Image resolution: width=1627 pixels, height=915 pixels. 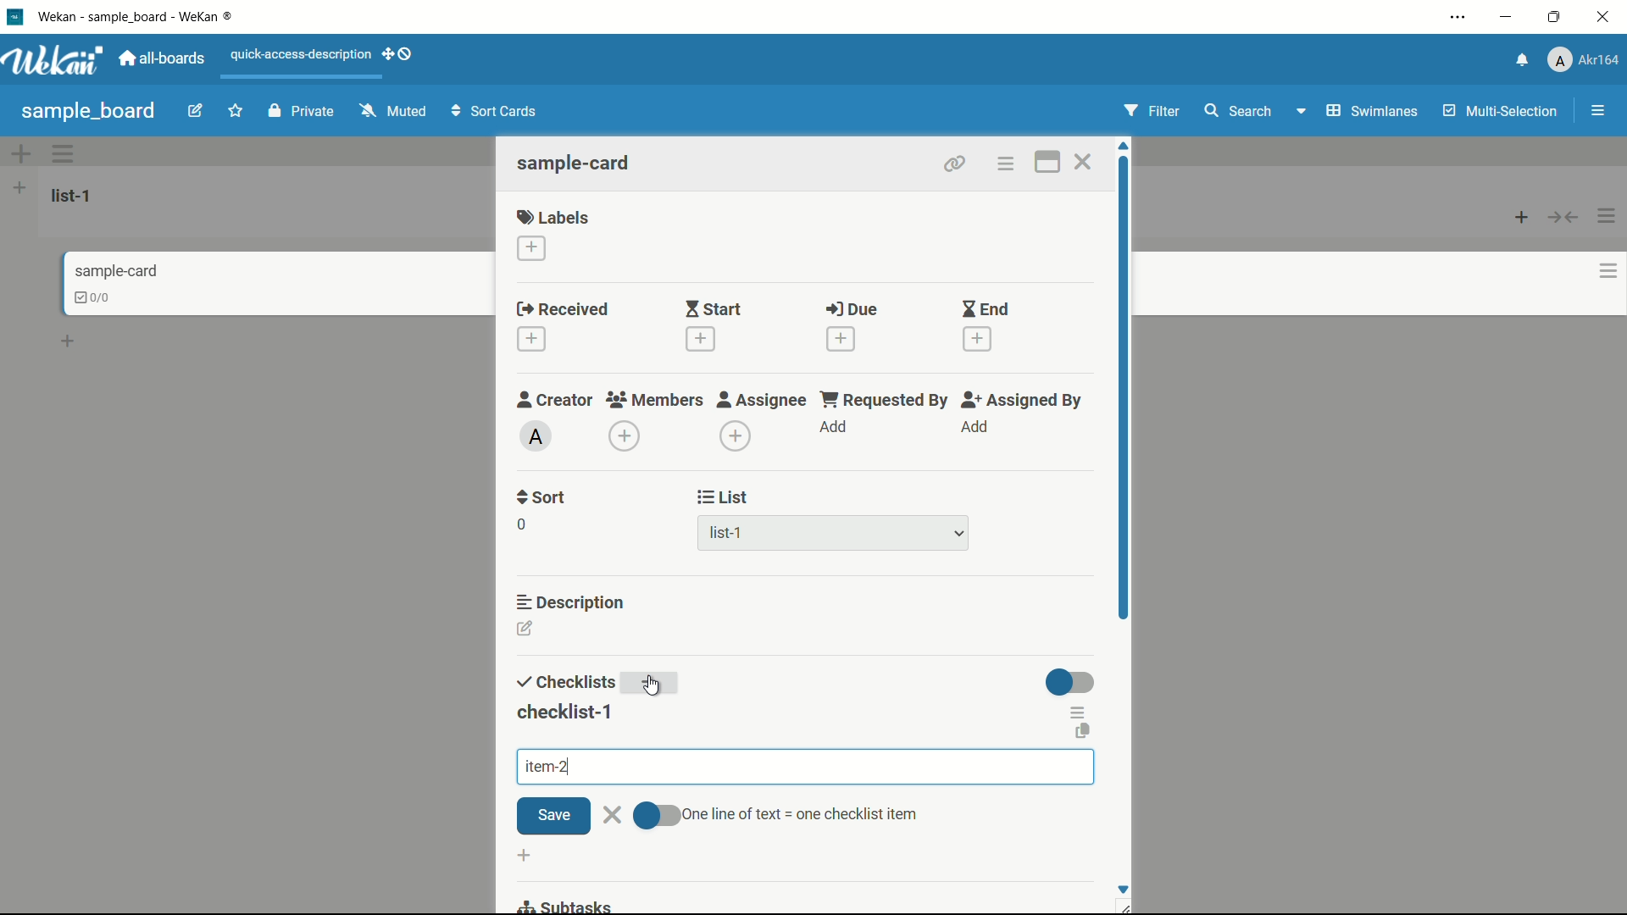 What do you see at coordinates (564, 905) in the screenshot?
I see `subtasks` at bounding box center [564, 905].